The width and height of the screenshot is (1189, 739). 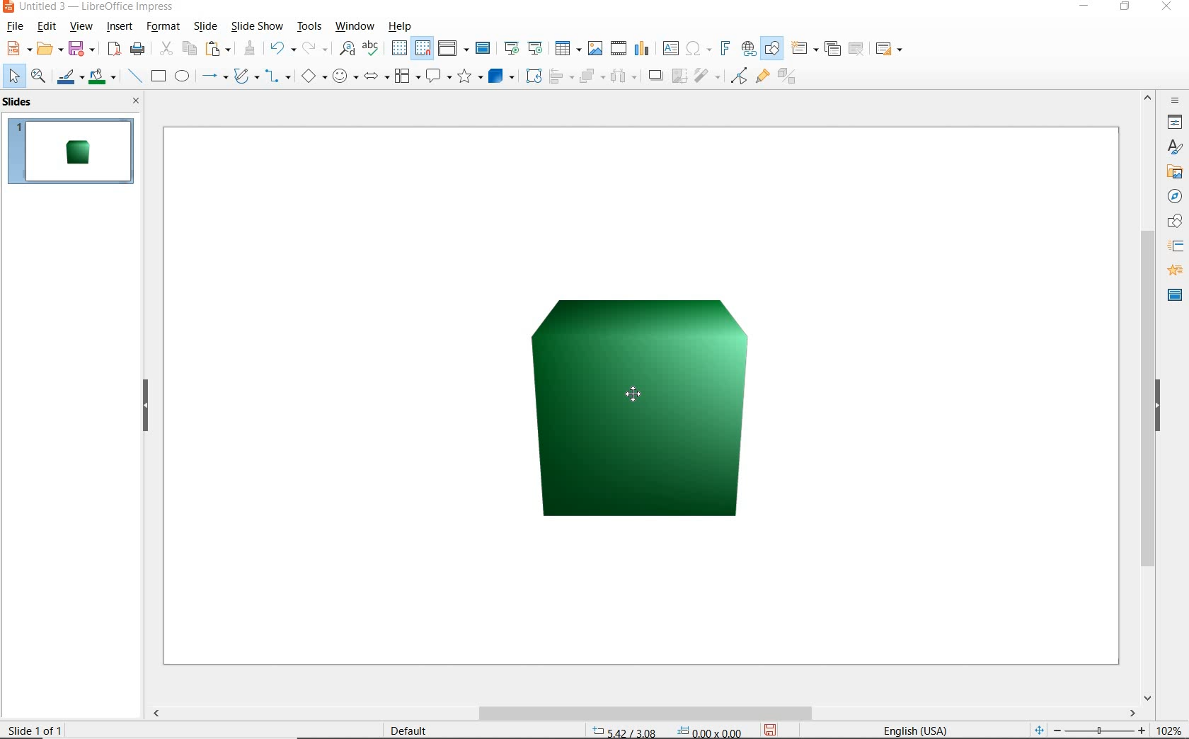 I want to click on duplicate slide, so click(x=832, y=47).